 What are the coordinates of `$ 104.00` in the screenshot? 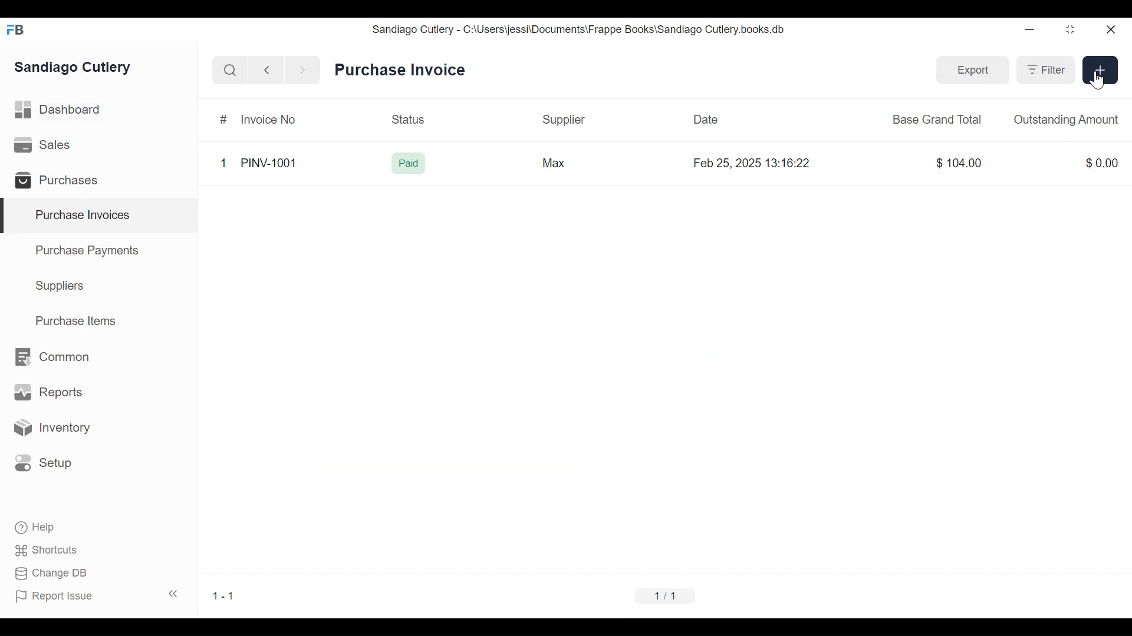 It's located at (960, 163).